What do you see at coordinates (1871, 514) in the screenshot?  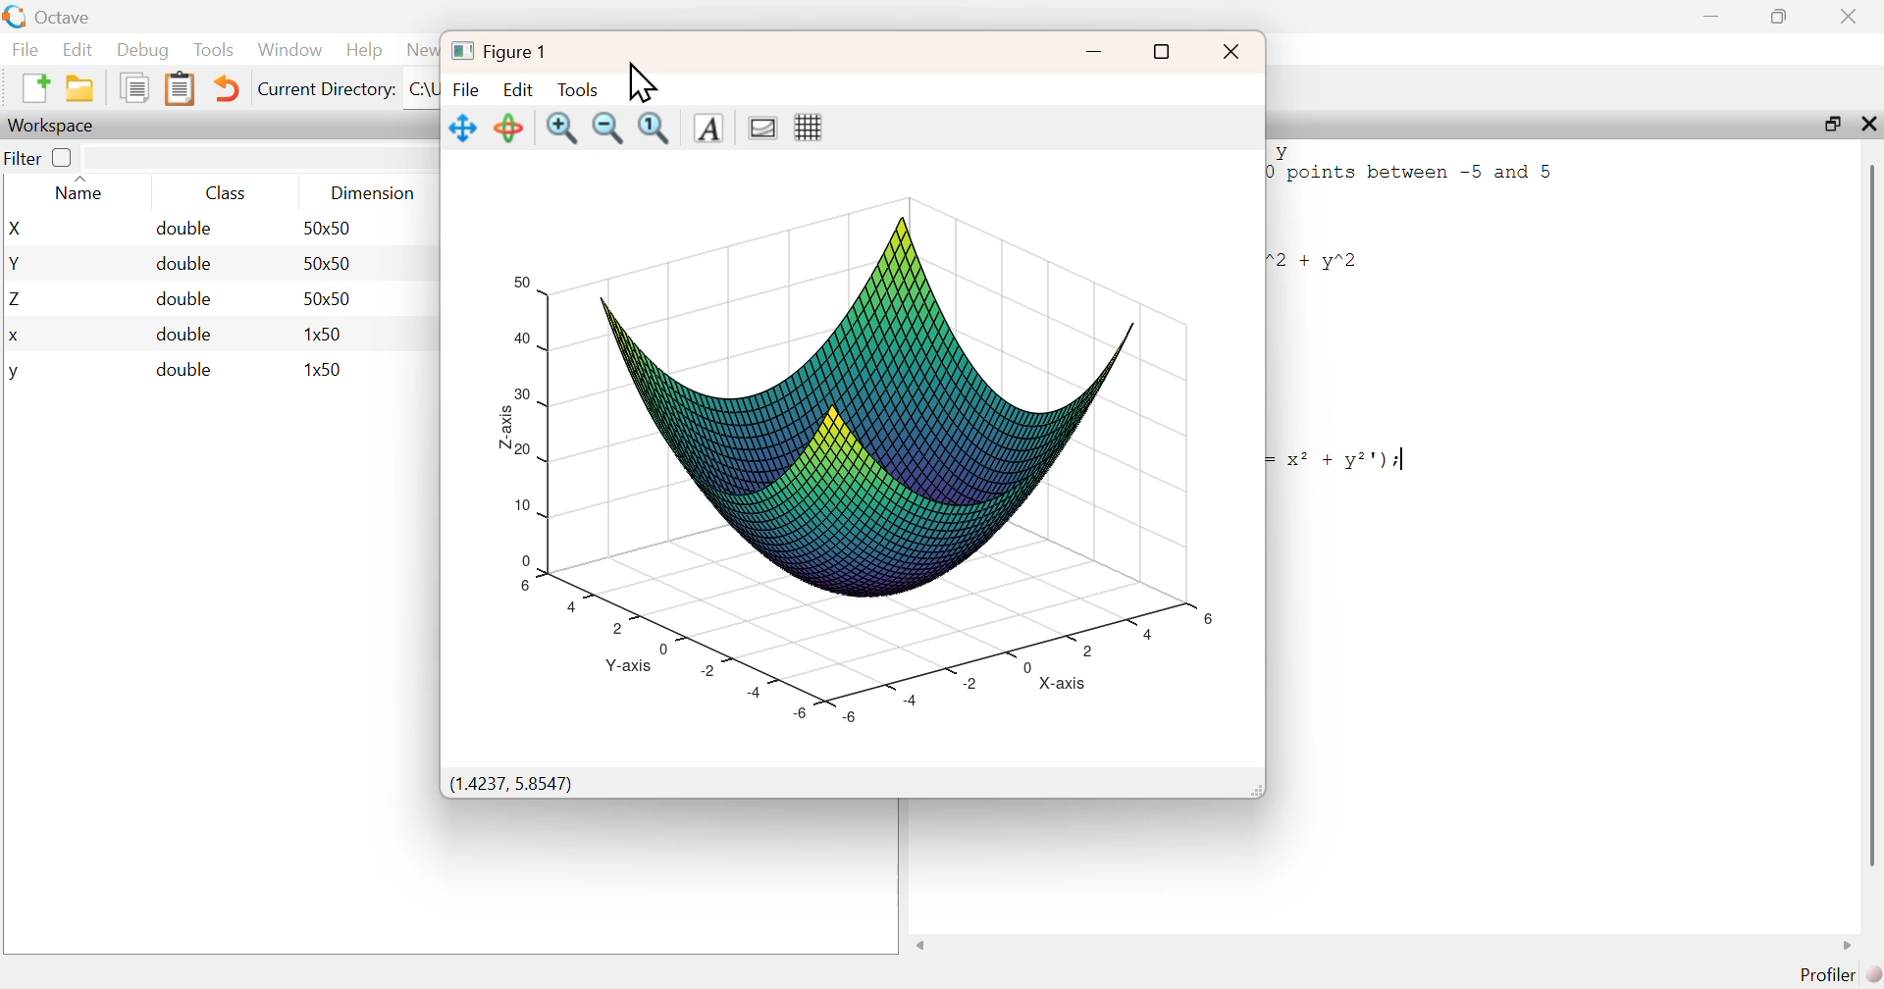 I see `scroll bar` at bounding box center [1871, 514].